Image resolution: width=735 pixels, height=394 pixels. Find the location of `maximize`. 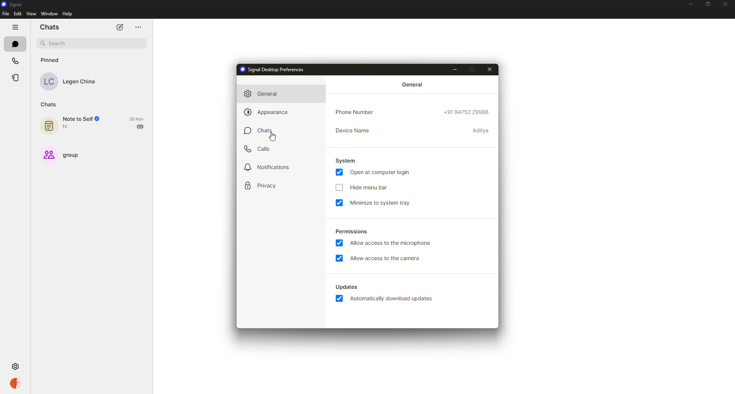

maximize is located at coordinates (706, 4).